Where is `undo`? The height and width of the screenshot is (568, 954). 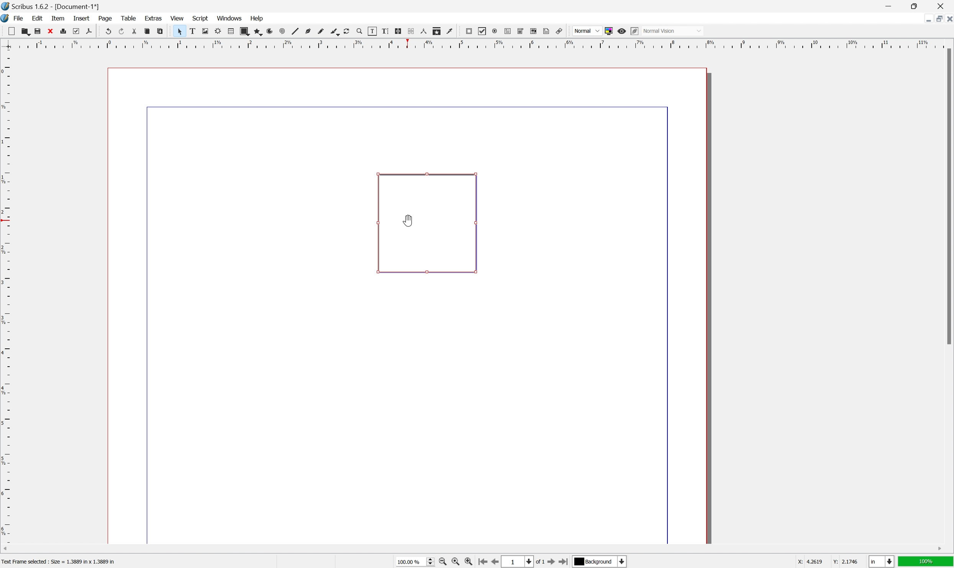 undo is located at coordinates (107, 31).